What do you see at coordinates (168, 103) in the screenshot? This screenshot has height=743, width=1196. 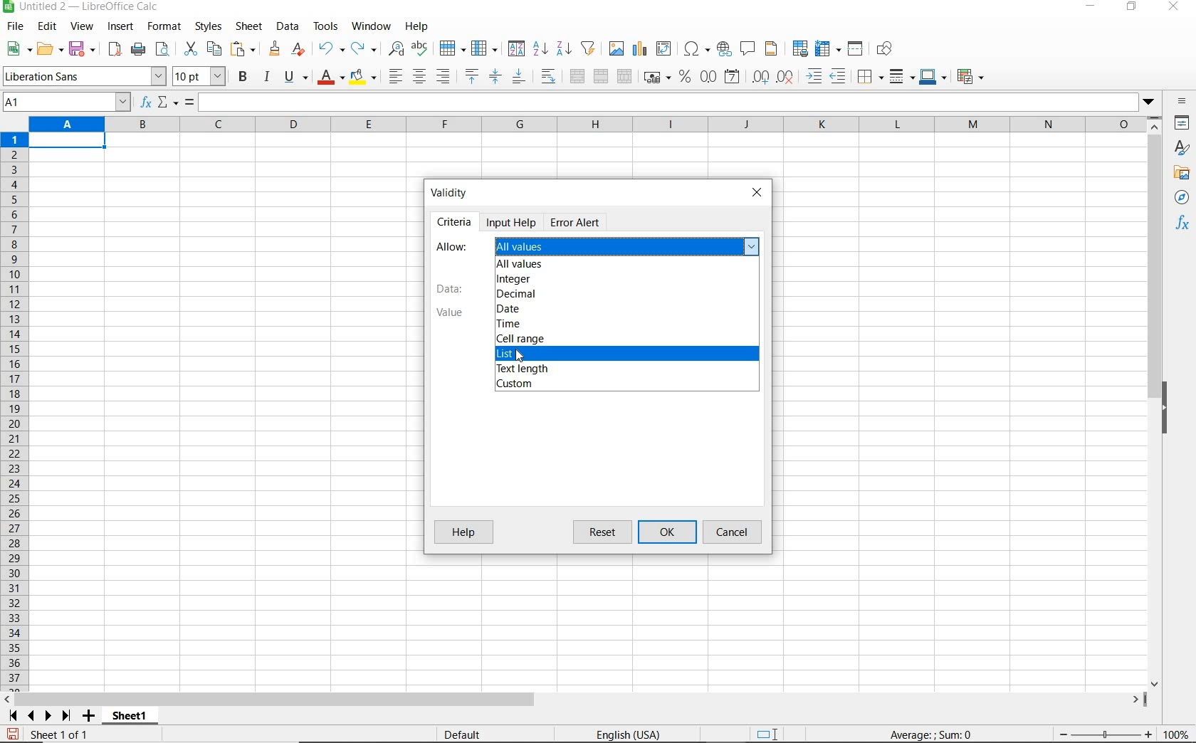 I see `select function` at bounding box center [168, 103].